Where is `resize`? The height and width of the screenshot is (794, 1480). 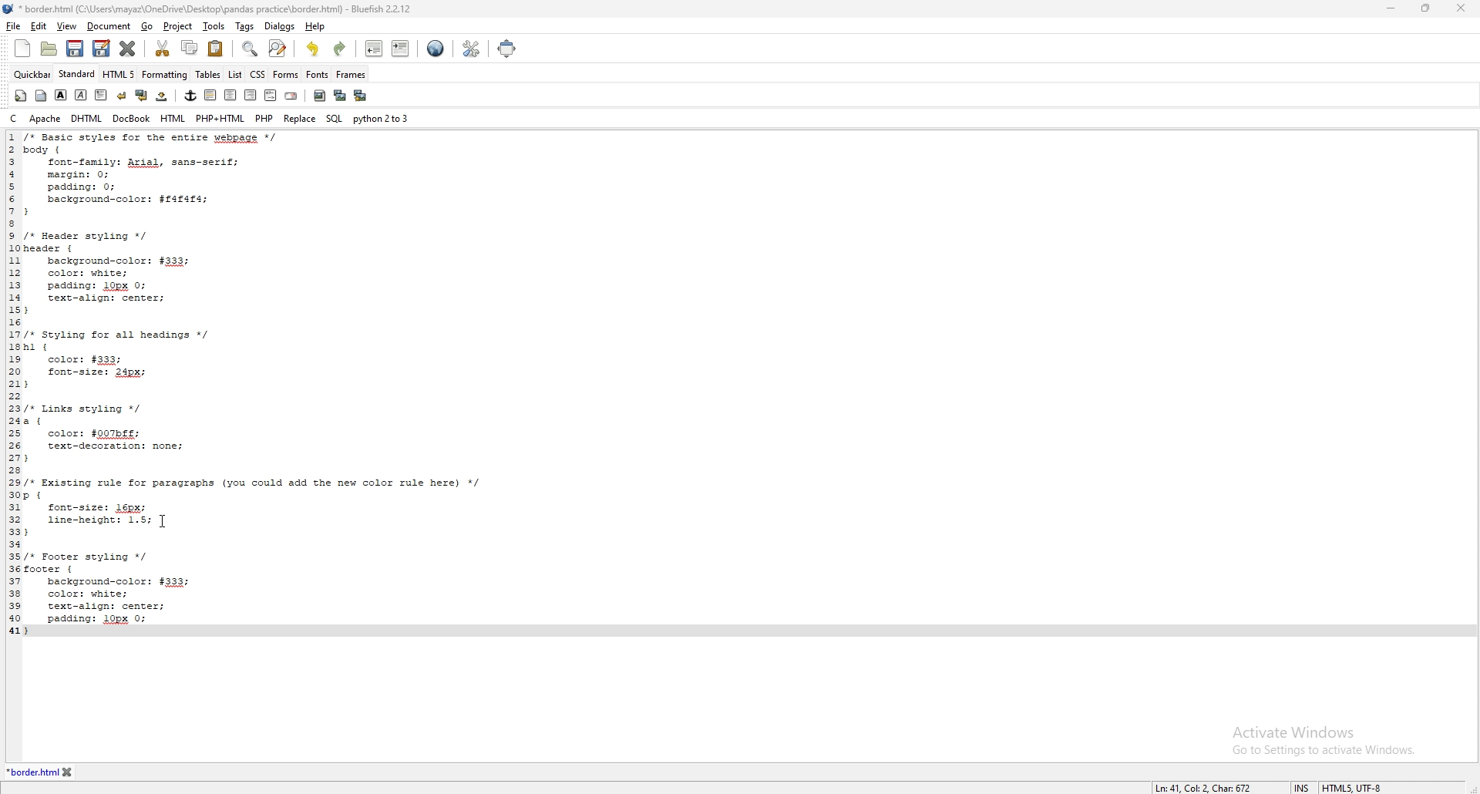
resize is located at coordinates (1426, 8).